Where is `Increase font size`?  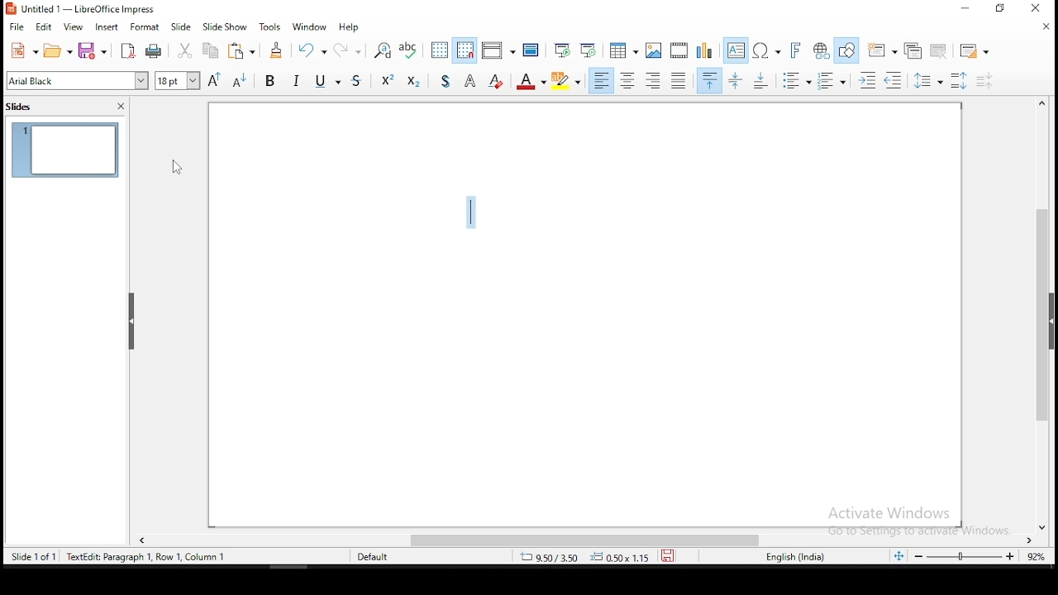
Increase font size is located at coordinates (213, 80).